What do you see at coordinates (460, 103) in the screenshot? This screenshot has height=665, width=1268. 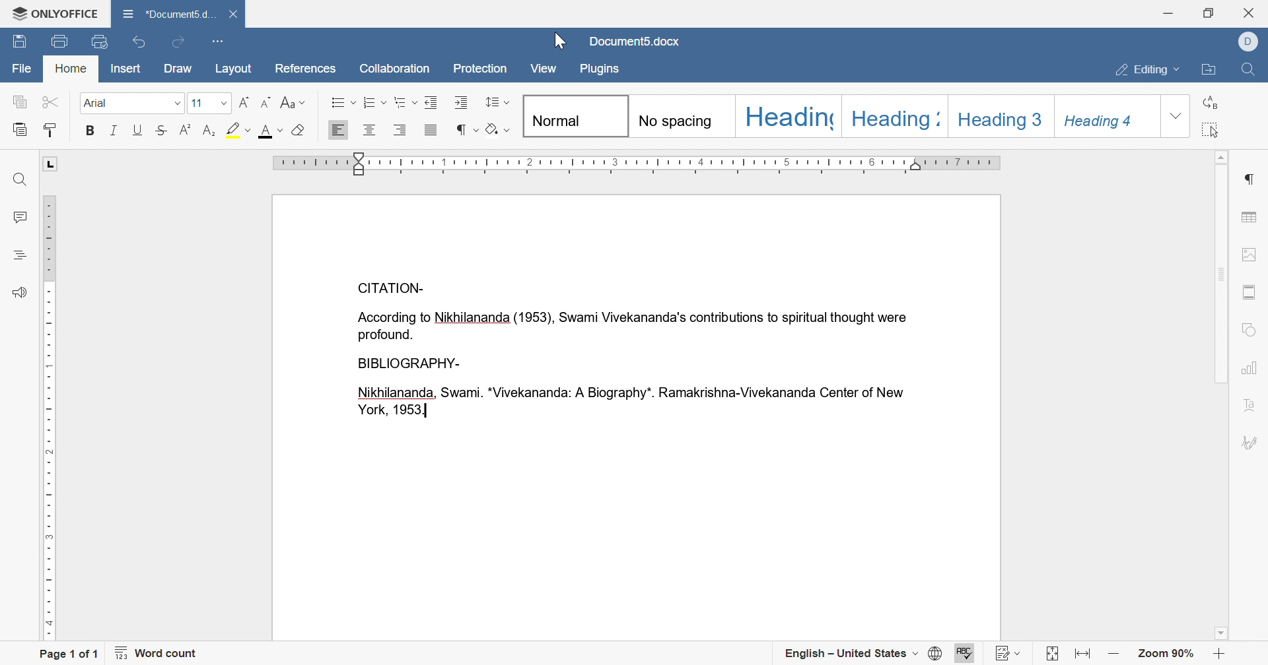 I see `increase indent` at bounding box center [460, 103].